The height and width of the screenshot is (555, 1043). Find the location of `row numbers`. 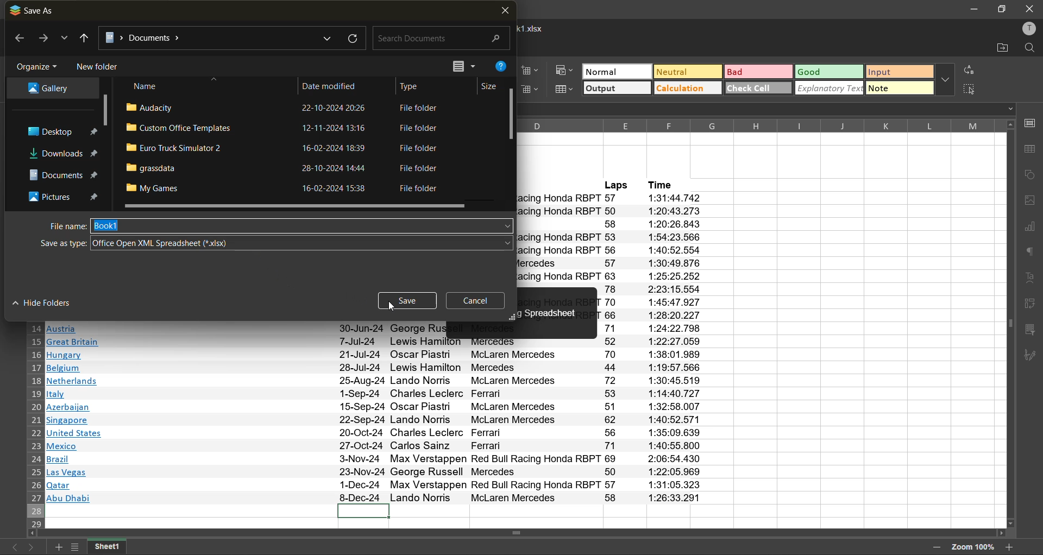

row numbers is located at coordinates (35, 424).